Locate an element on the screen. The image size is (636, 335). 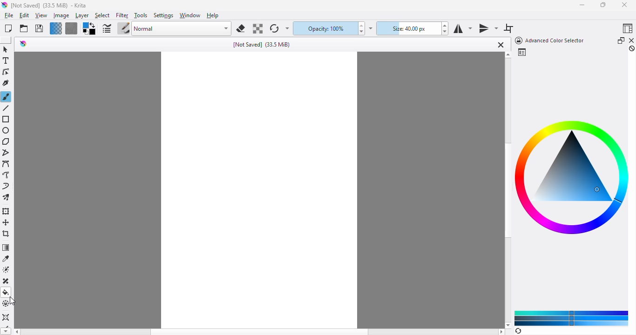
fill a selection is located at coordinates (6, 292).